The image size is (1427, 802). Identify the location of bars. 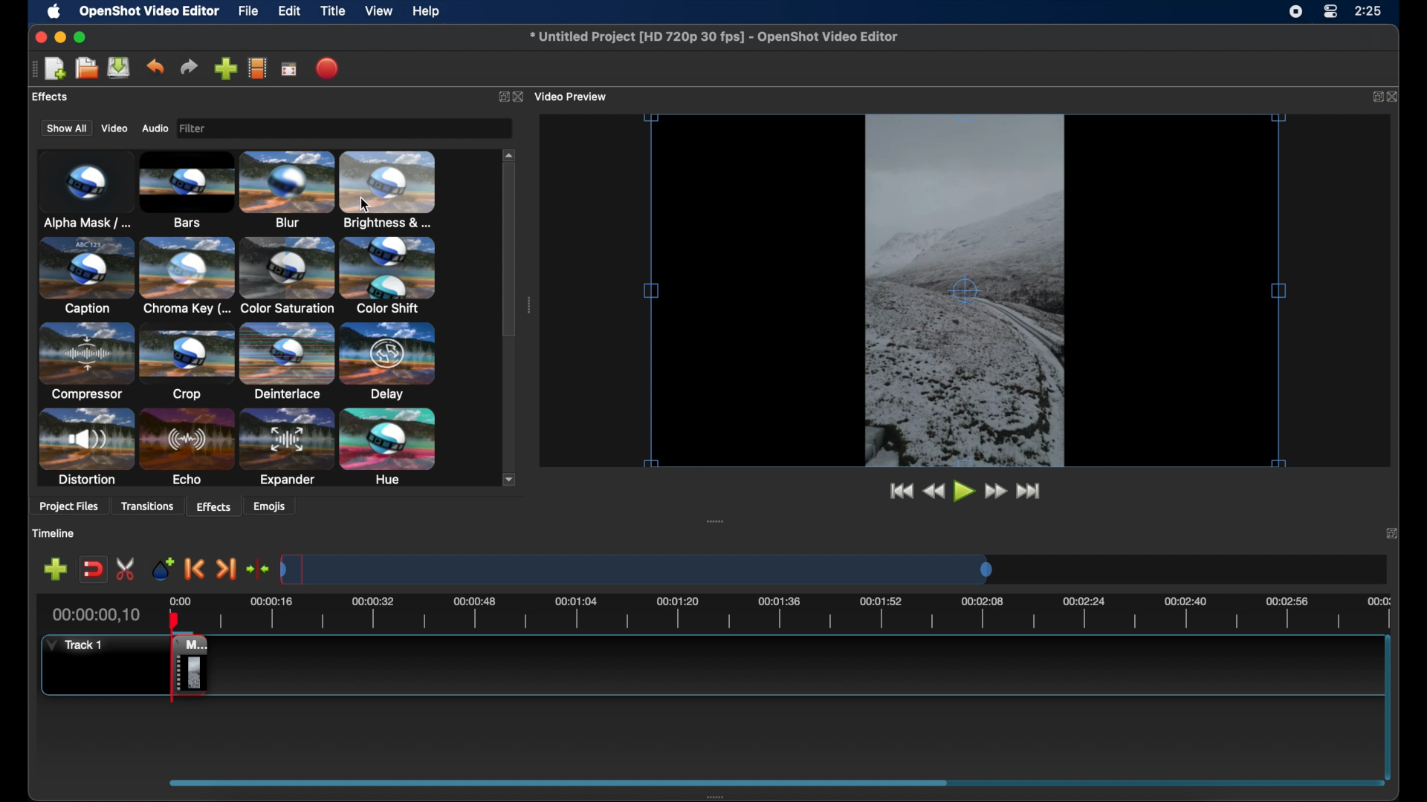
(187, 188).